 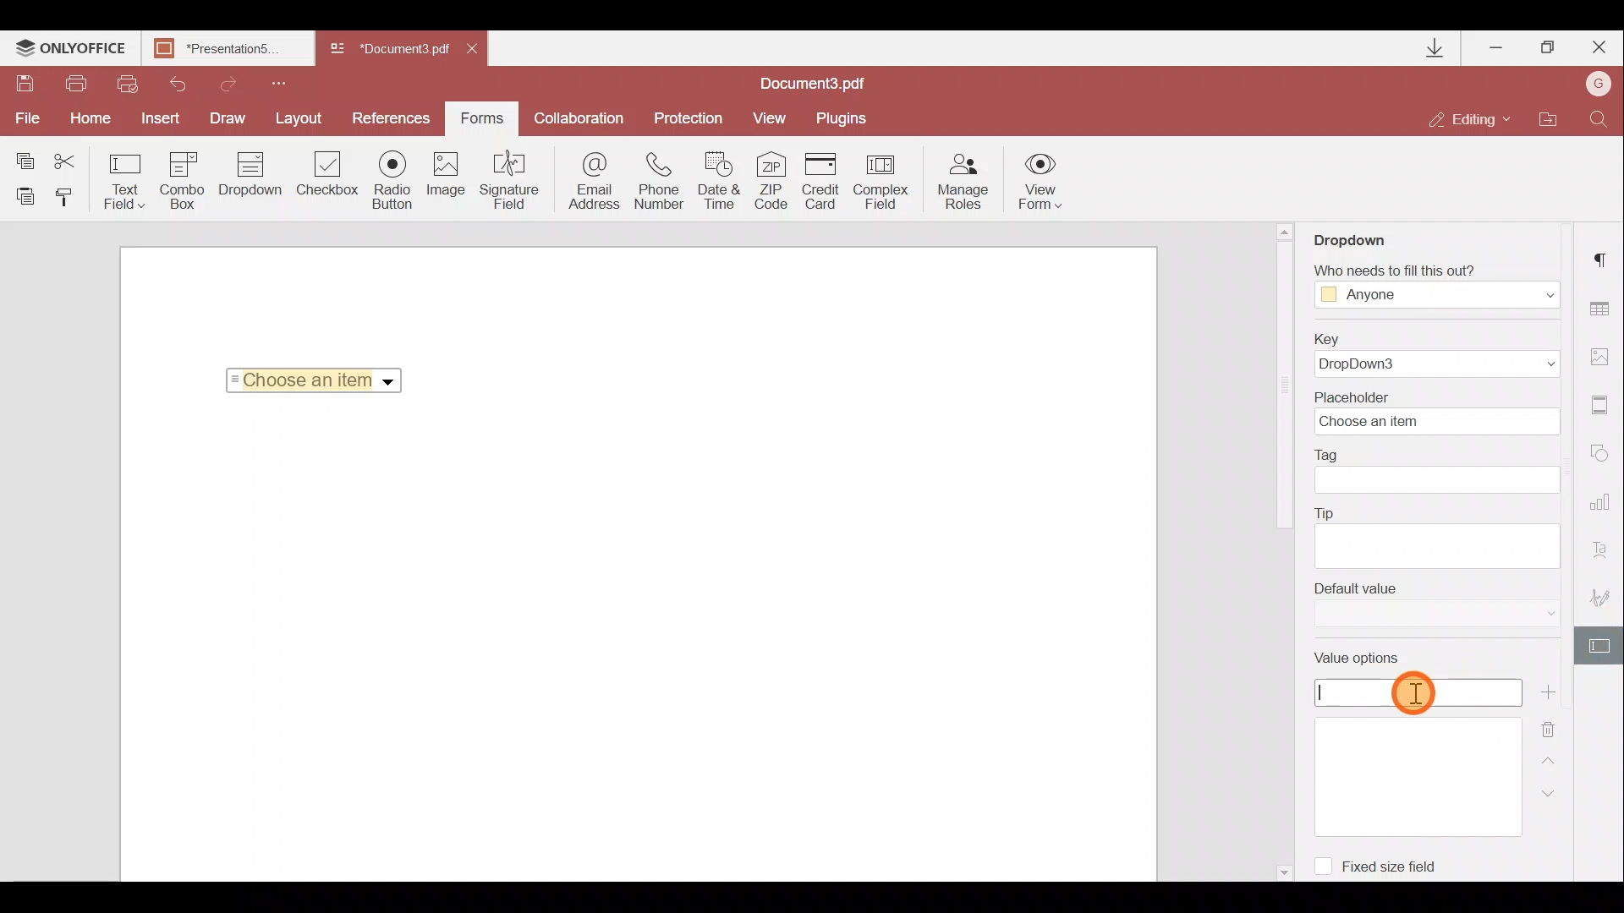 What do you see at coordinates (775, 118) in the screenshot?
I see `View` at bounding box center [775, 118].